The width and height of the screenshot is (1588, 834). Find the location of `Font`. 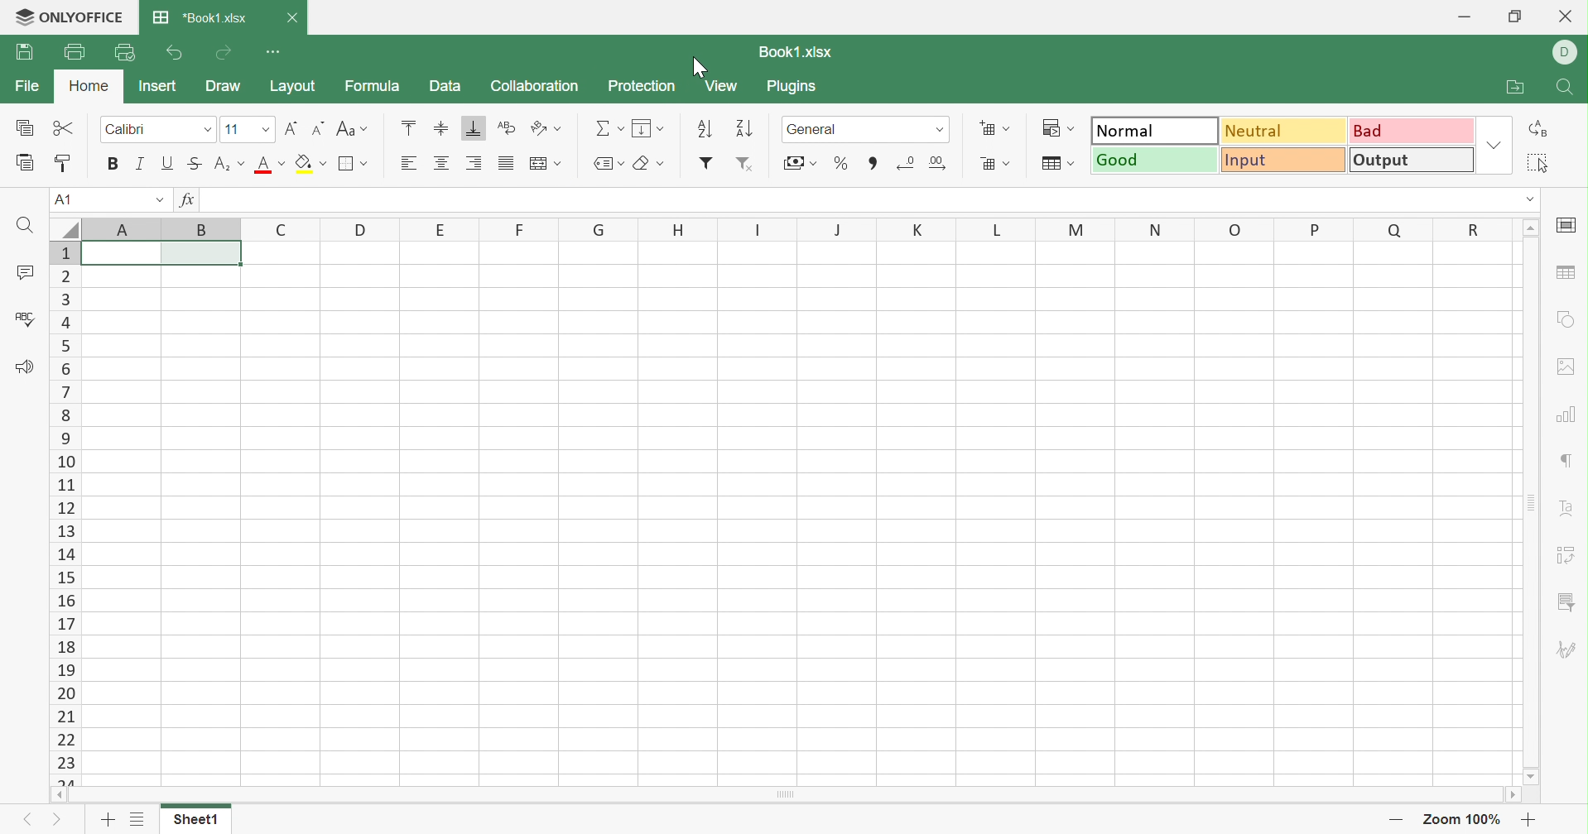

Font is located at coordinates (128, 130).